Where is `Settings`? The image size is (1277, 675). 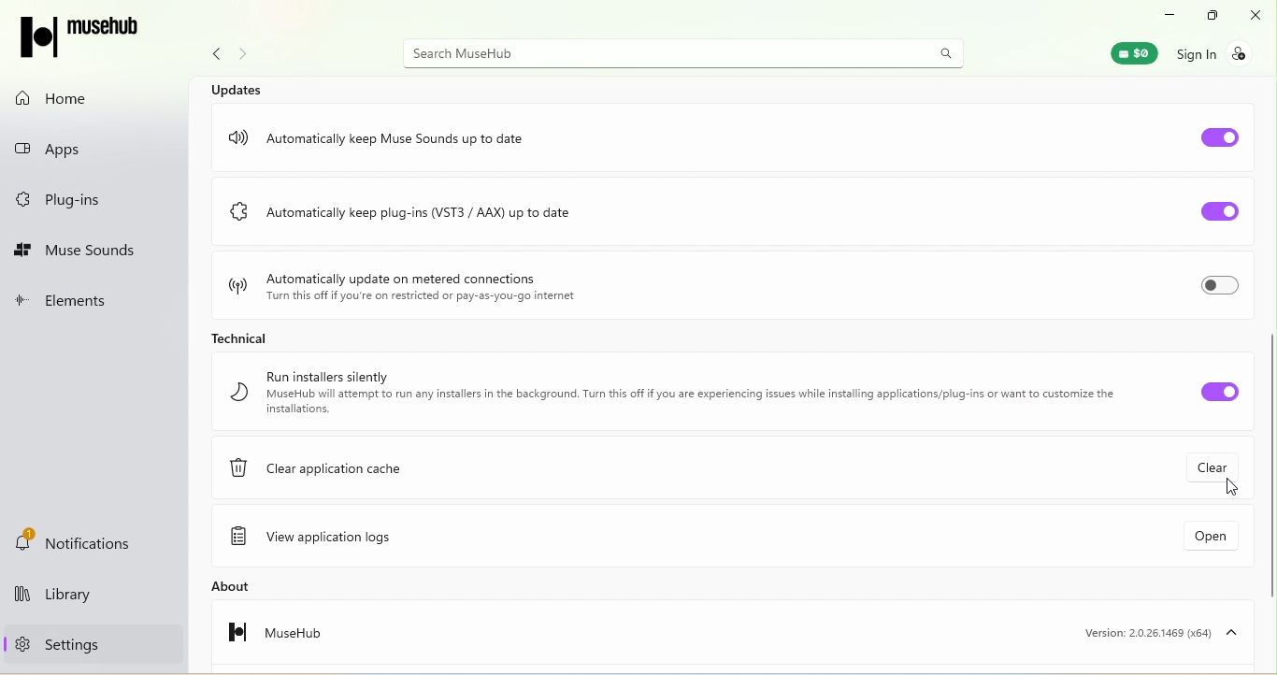 Settings is located at coordinates (52, 643).